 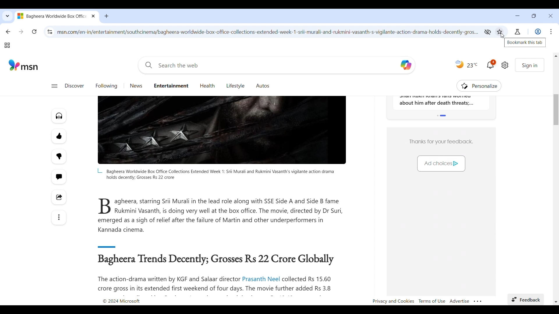 I want to click on Go forward, so click(x=21, y=31).